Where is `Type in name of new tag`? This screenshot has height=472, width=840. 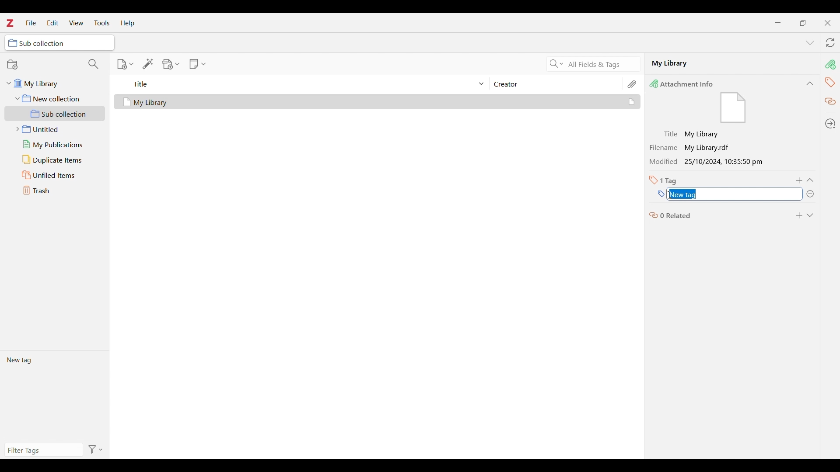 Type in name of new tag is located at coordinates (661, 194).